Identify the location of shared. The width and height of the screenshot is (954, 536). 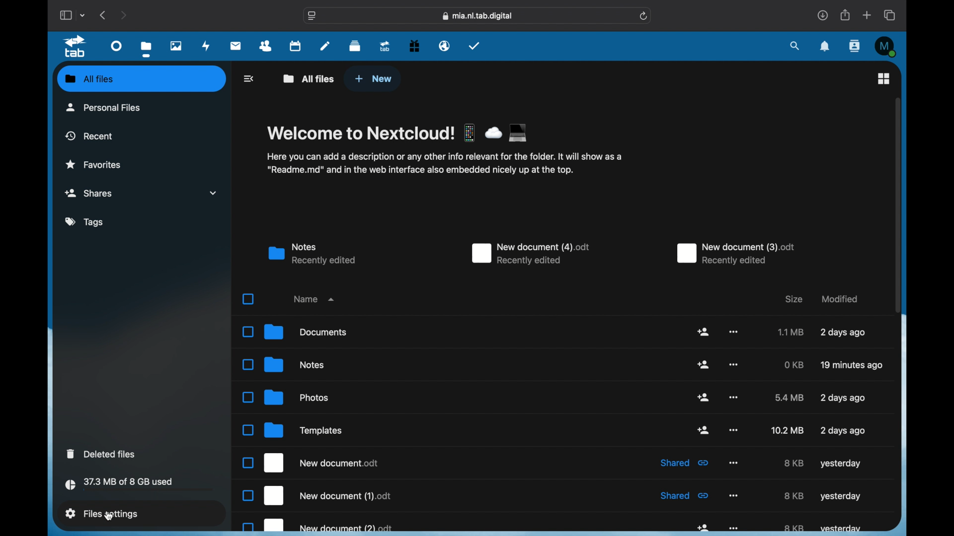
(684, 463).